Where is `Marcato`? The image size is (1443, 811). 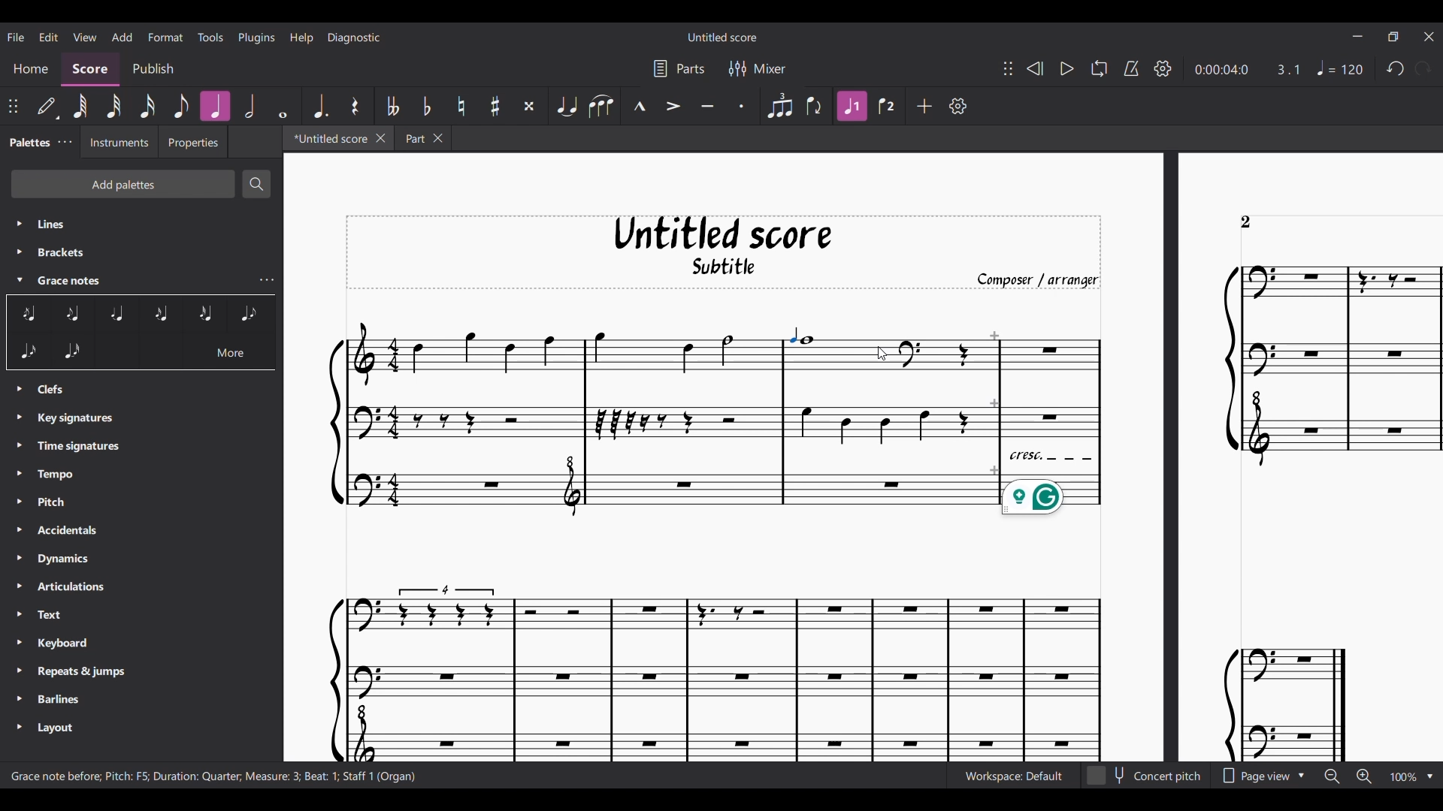
Marcato is located at coordinates (638, 106).